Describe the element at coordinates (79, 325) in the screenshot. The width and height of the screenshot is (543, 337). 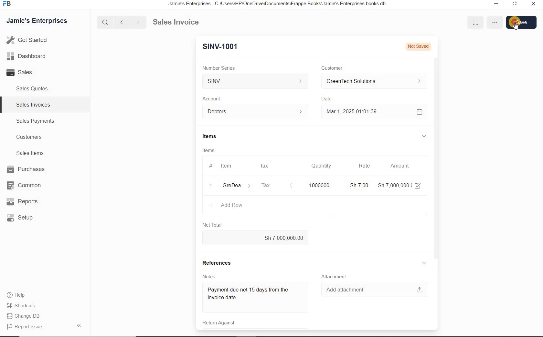
I see `hide` at that location.